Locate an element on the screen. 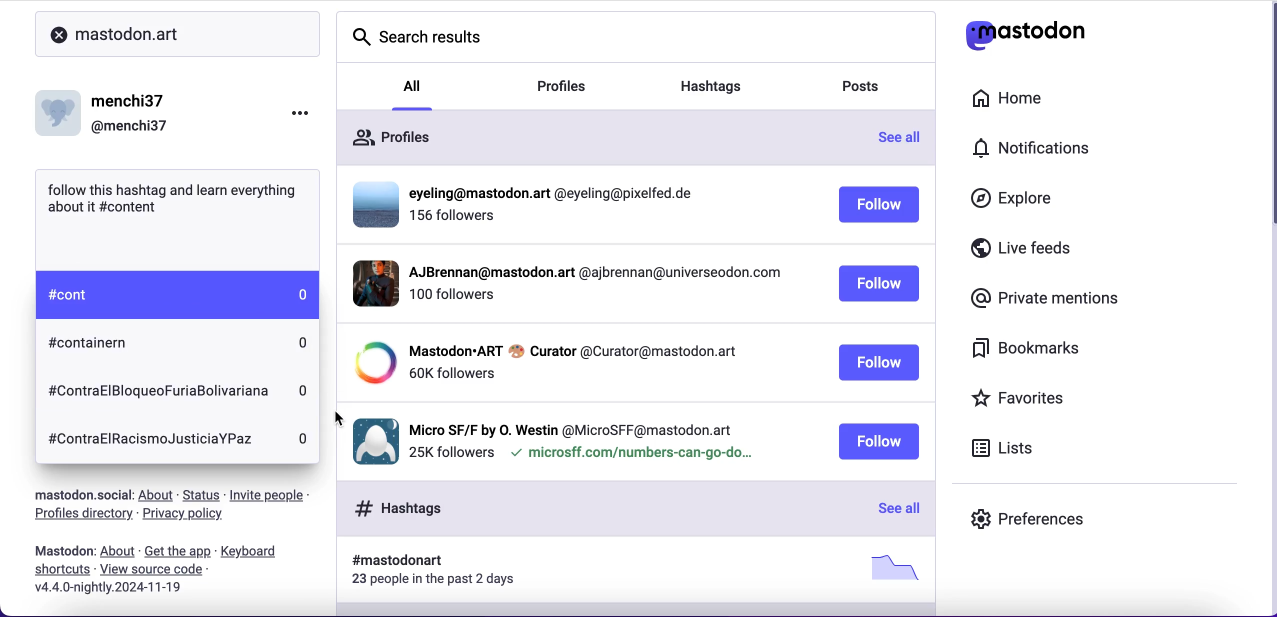 This screenshot has height=617, width=1277. text is located at coordinates (173, 201).